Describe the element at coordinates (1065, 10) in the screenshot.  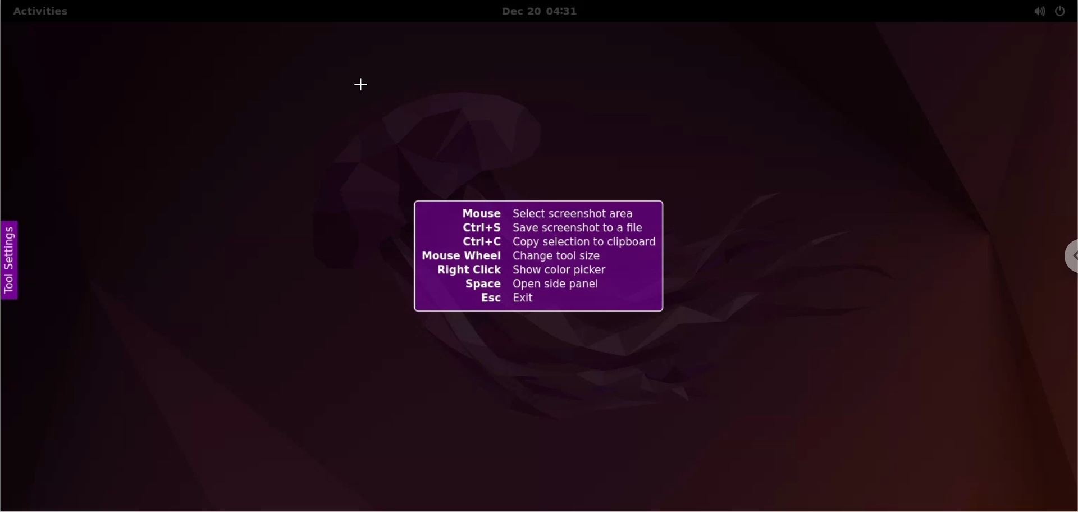
I see `power setting options` at that location.